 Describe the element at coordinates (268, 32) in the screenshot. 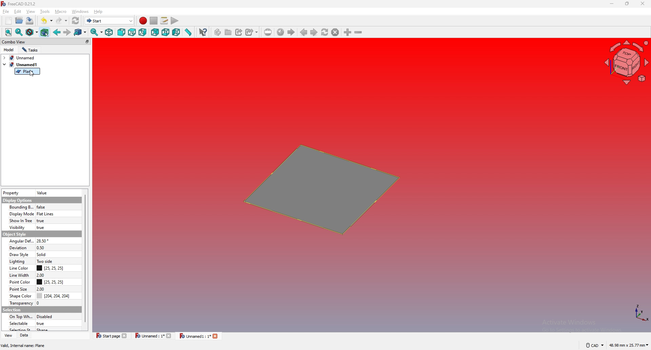

I see `set url` at that location.